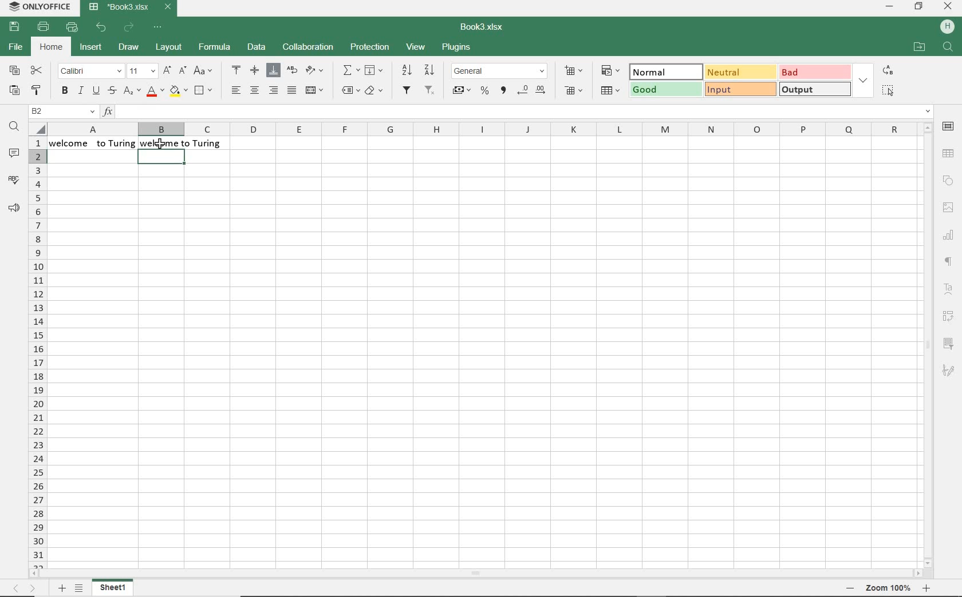 Image resolution: width=962 pixels, height=597 pixels. I want to click on list of sheets, so click(80, 588).